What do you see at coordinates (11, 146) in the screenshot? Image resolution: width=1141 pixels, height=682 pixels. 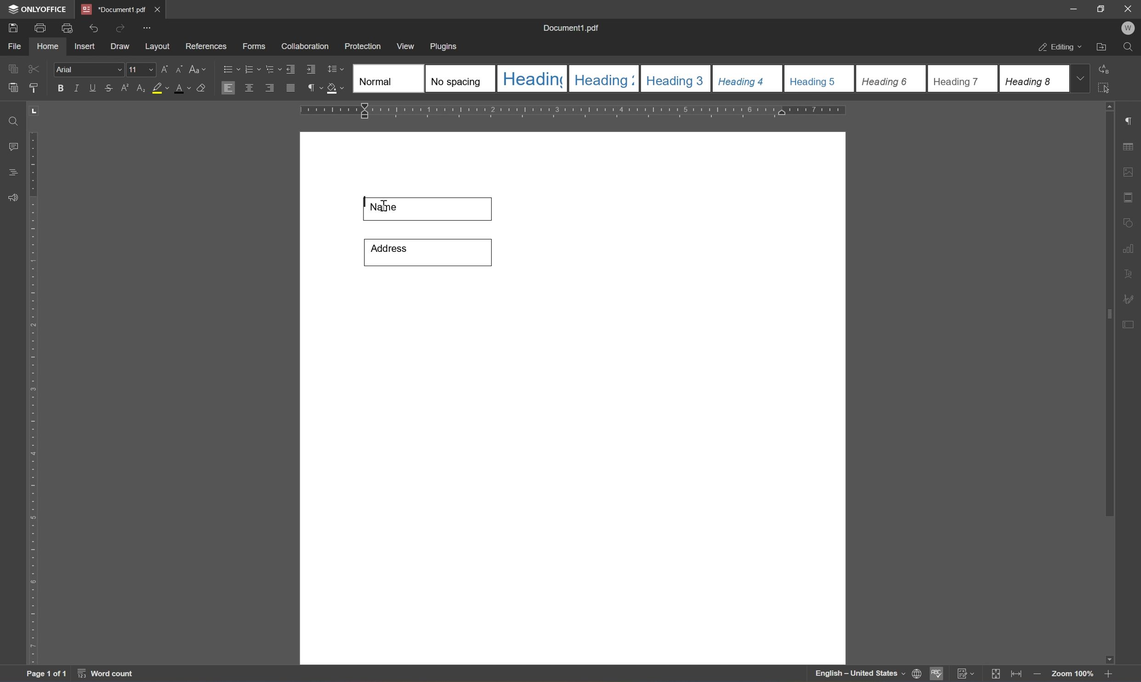 I see `comment` at bounding box center [11, 146].